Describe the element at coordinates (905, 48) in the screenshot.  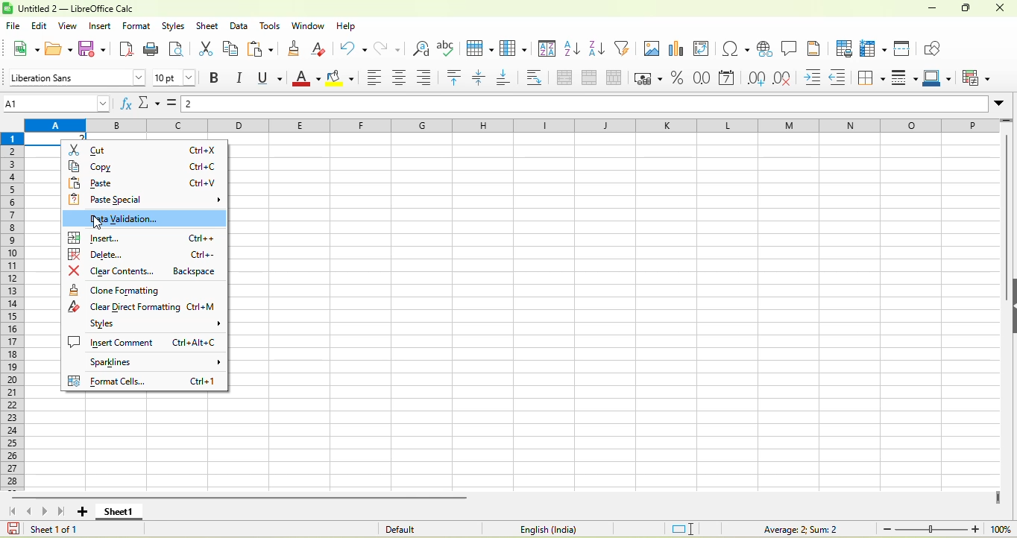
I see `split window` at that location.